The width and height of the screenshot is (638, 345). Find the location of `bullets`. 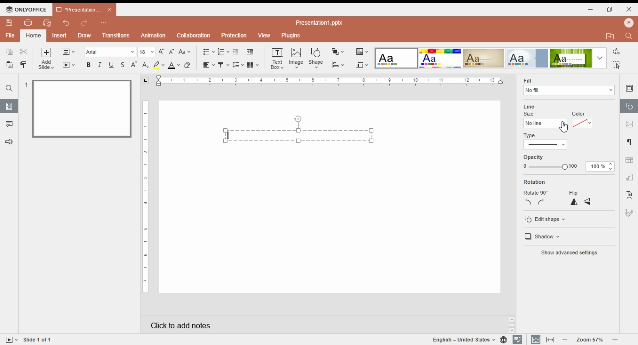

bullets is located at coordinates (208, 51).